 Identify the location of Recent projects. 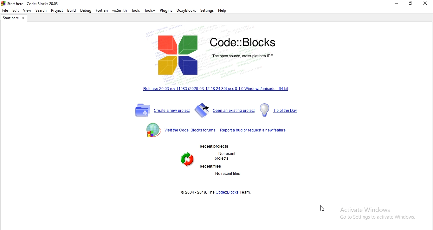
(214, 146).